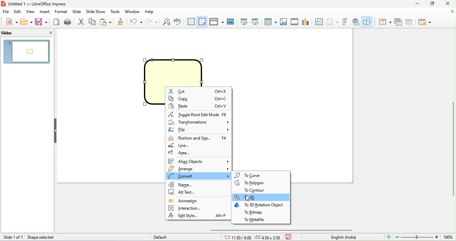  Describe the element at coordinates (150, 21) in the screenshot. I see `redo` at that location.